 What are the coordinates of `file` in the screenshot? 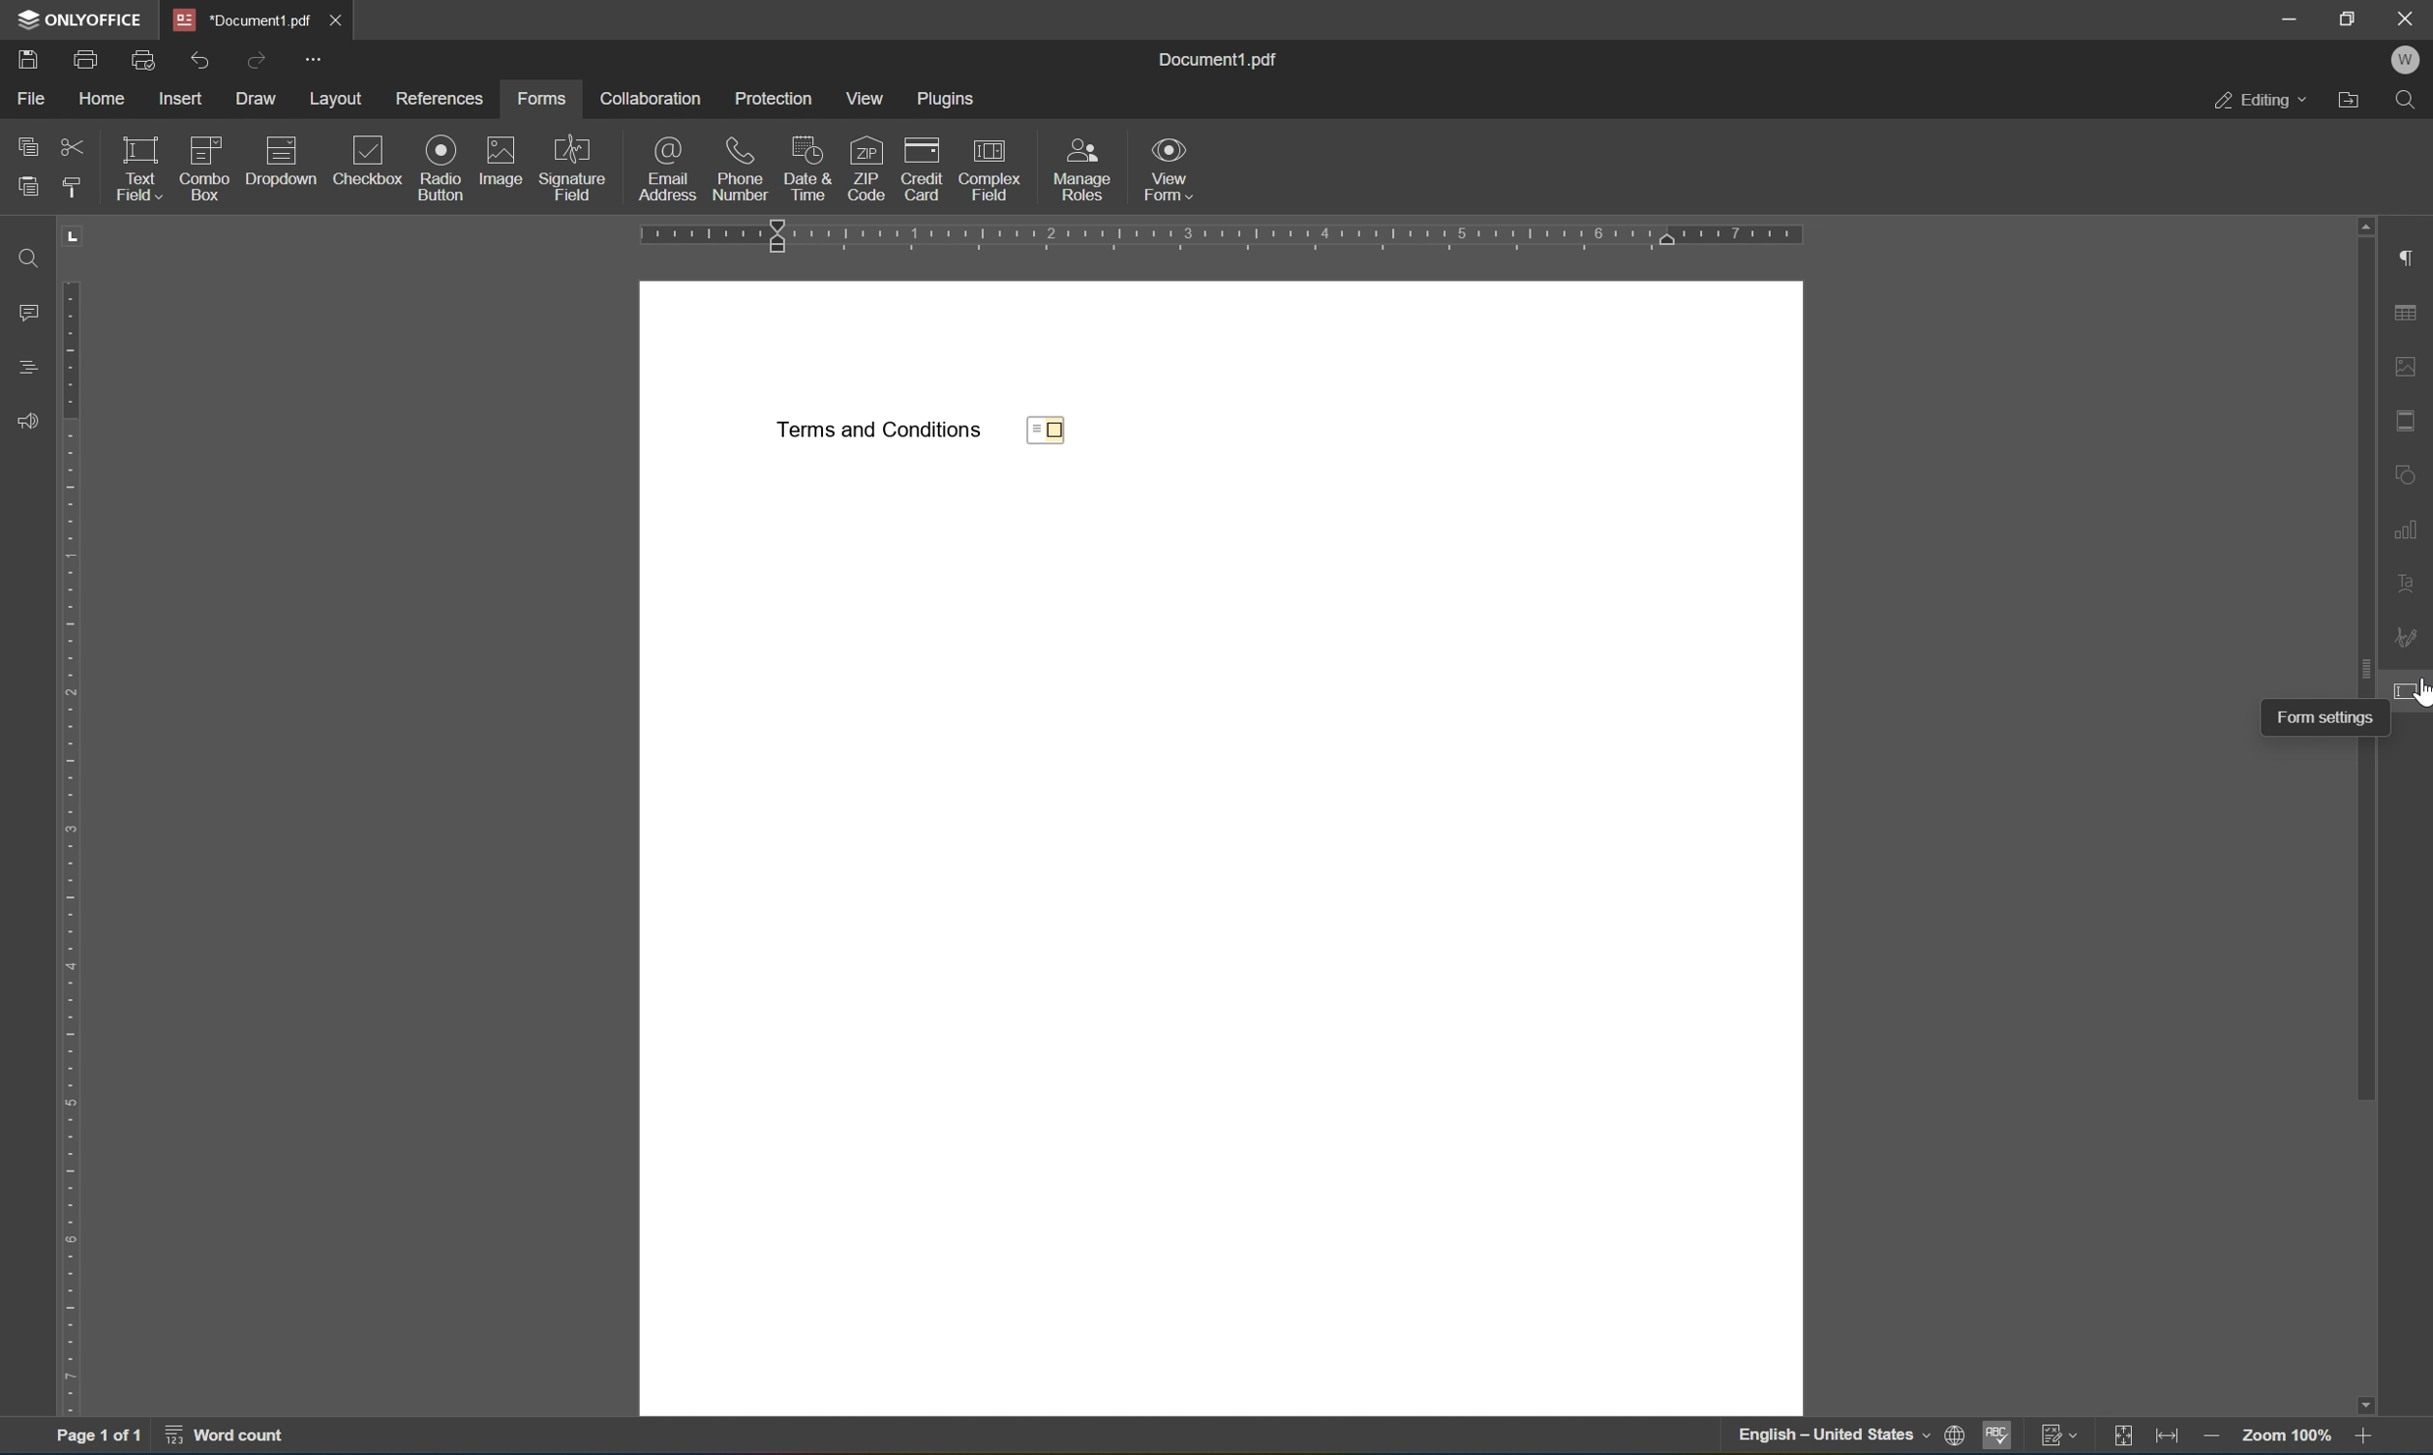 It's located at (35, 97).